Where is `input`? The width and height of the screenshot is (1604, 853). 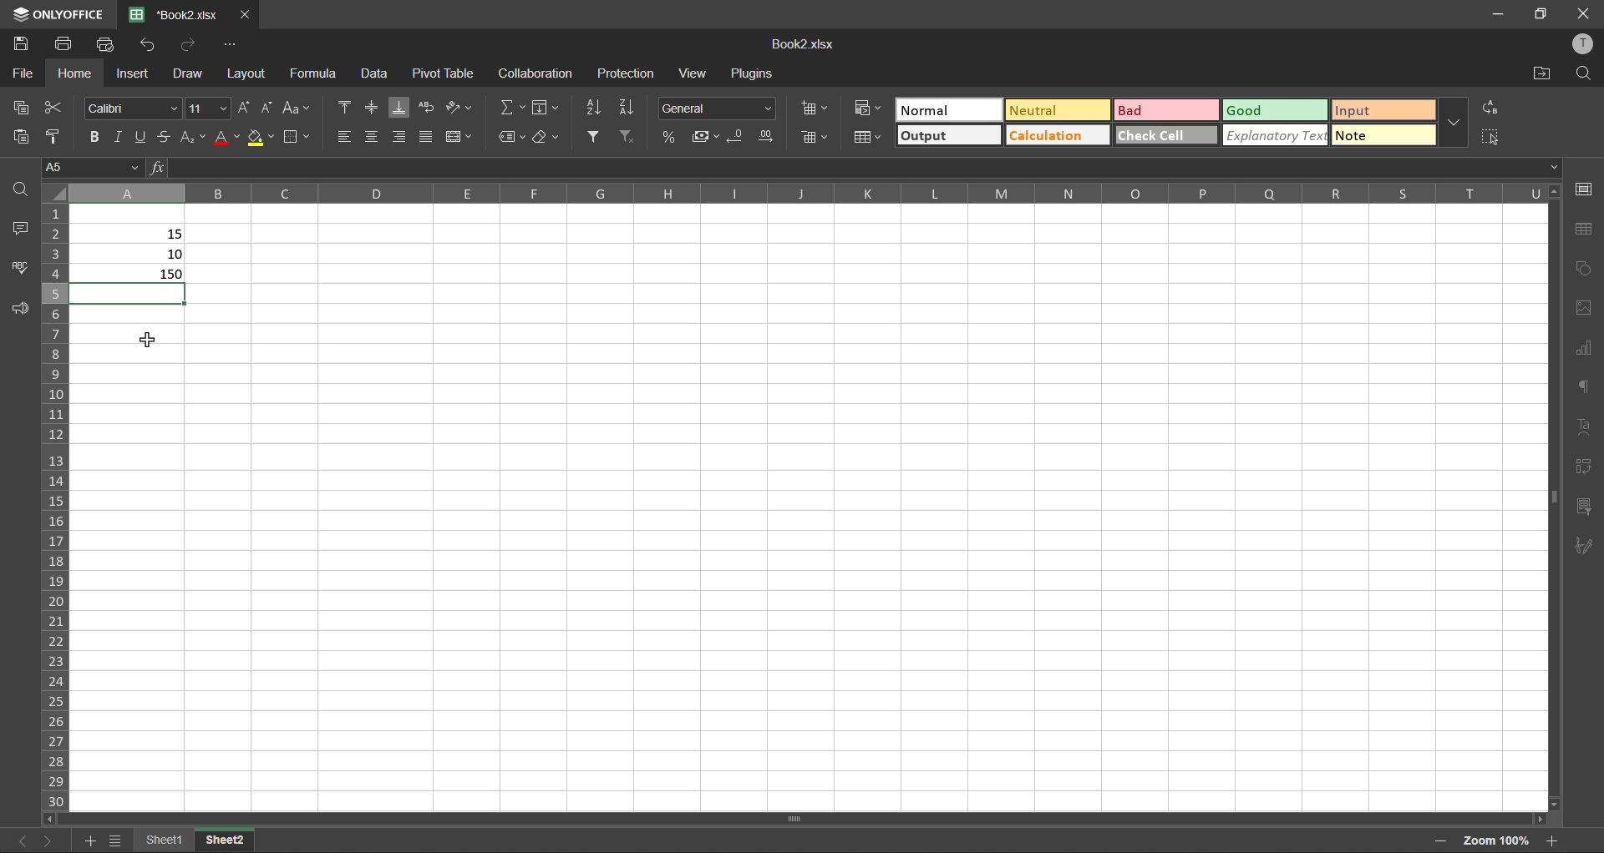 input is located at coordinates (1383, 111).